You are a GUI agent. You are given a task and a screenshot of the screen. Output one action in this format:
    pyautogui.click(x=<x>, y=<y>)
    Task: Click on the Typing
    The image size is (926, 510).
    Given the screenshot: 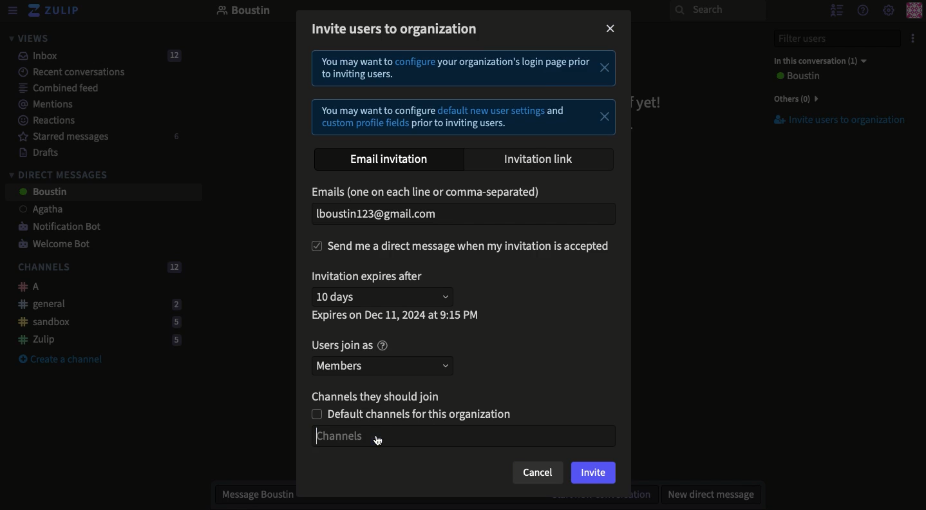 What is the action you would take?
    pyautogui.click(x=466, y=435)
    